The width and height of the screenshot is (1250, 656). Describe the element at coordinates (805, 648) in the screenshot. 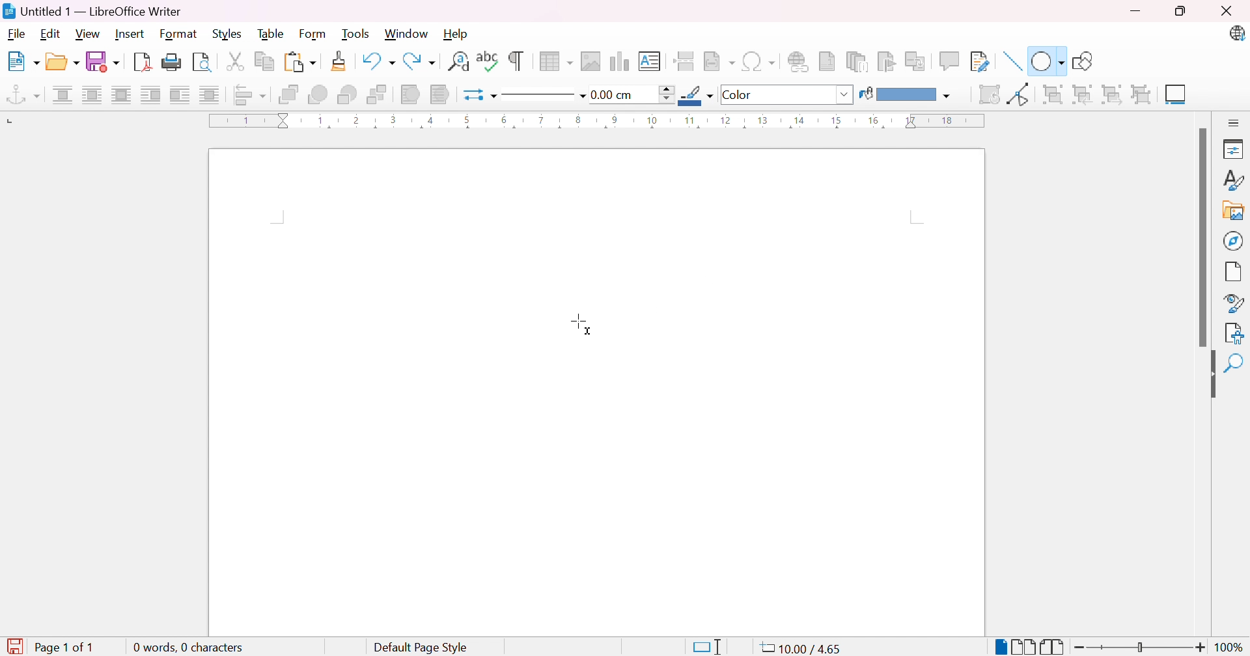

I see `10.00/4.65` at that location.